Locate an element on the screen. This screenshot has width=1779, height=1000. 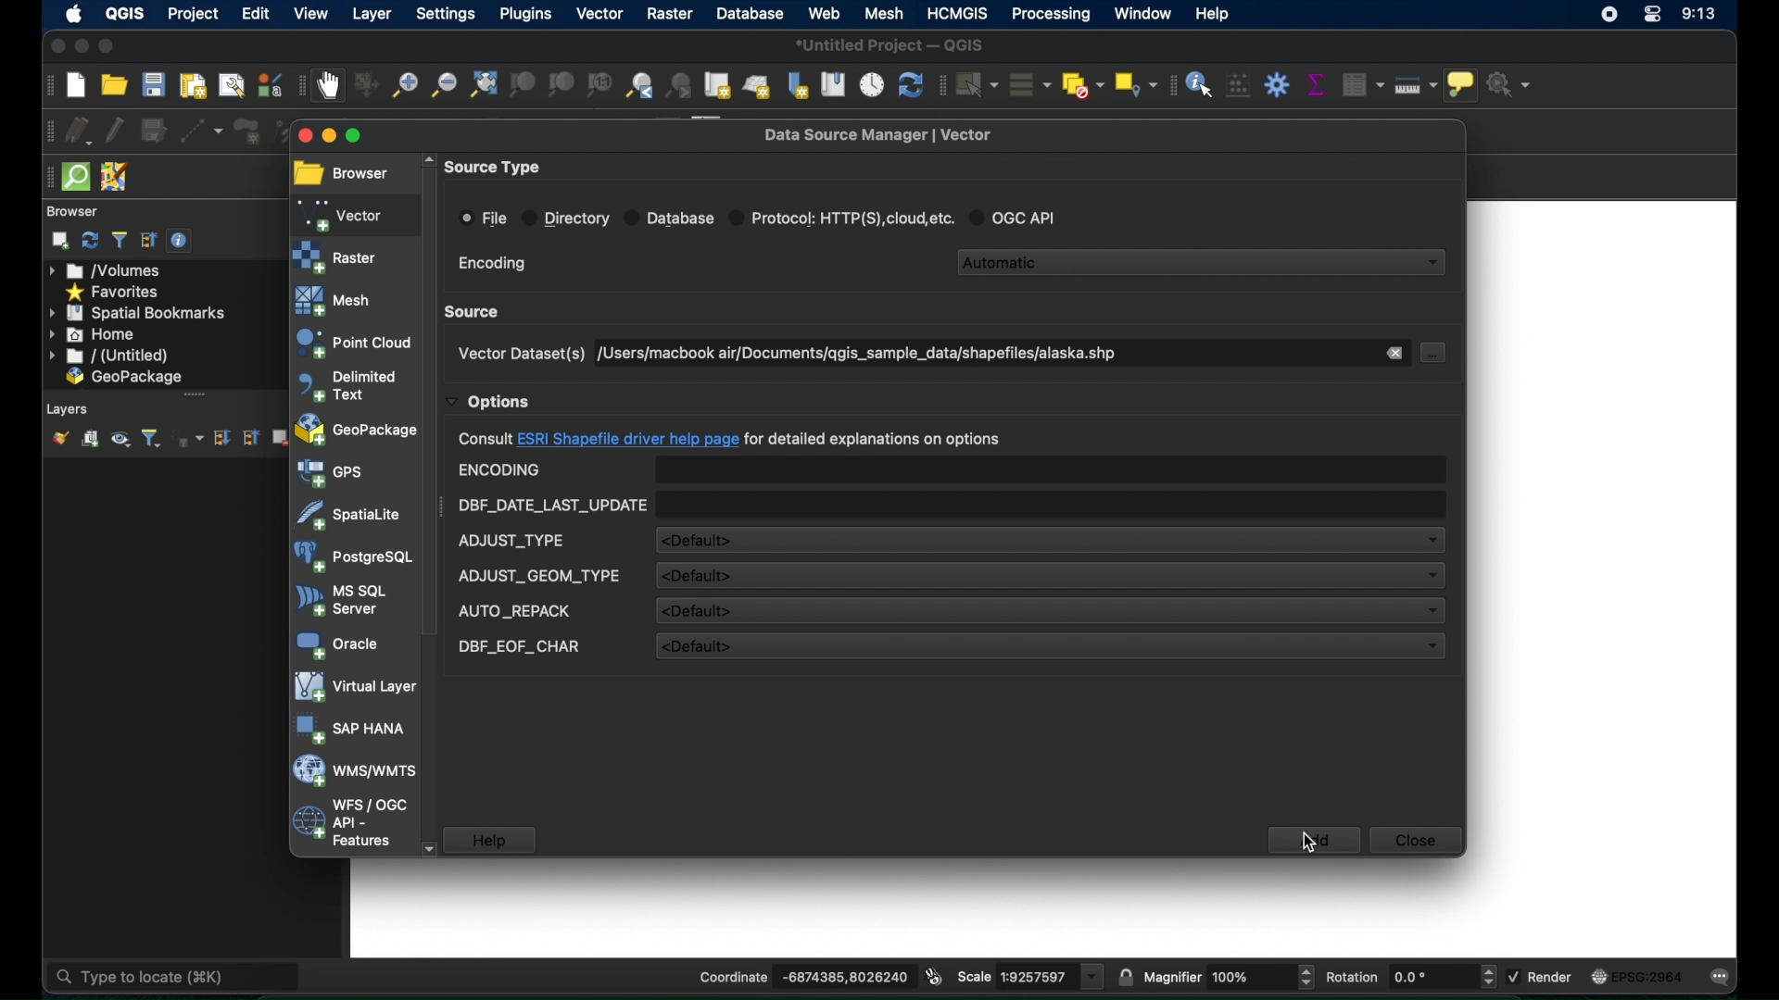
browser is located at coordinates (76, 211).